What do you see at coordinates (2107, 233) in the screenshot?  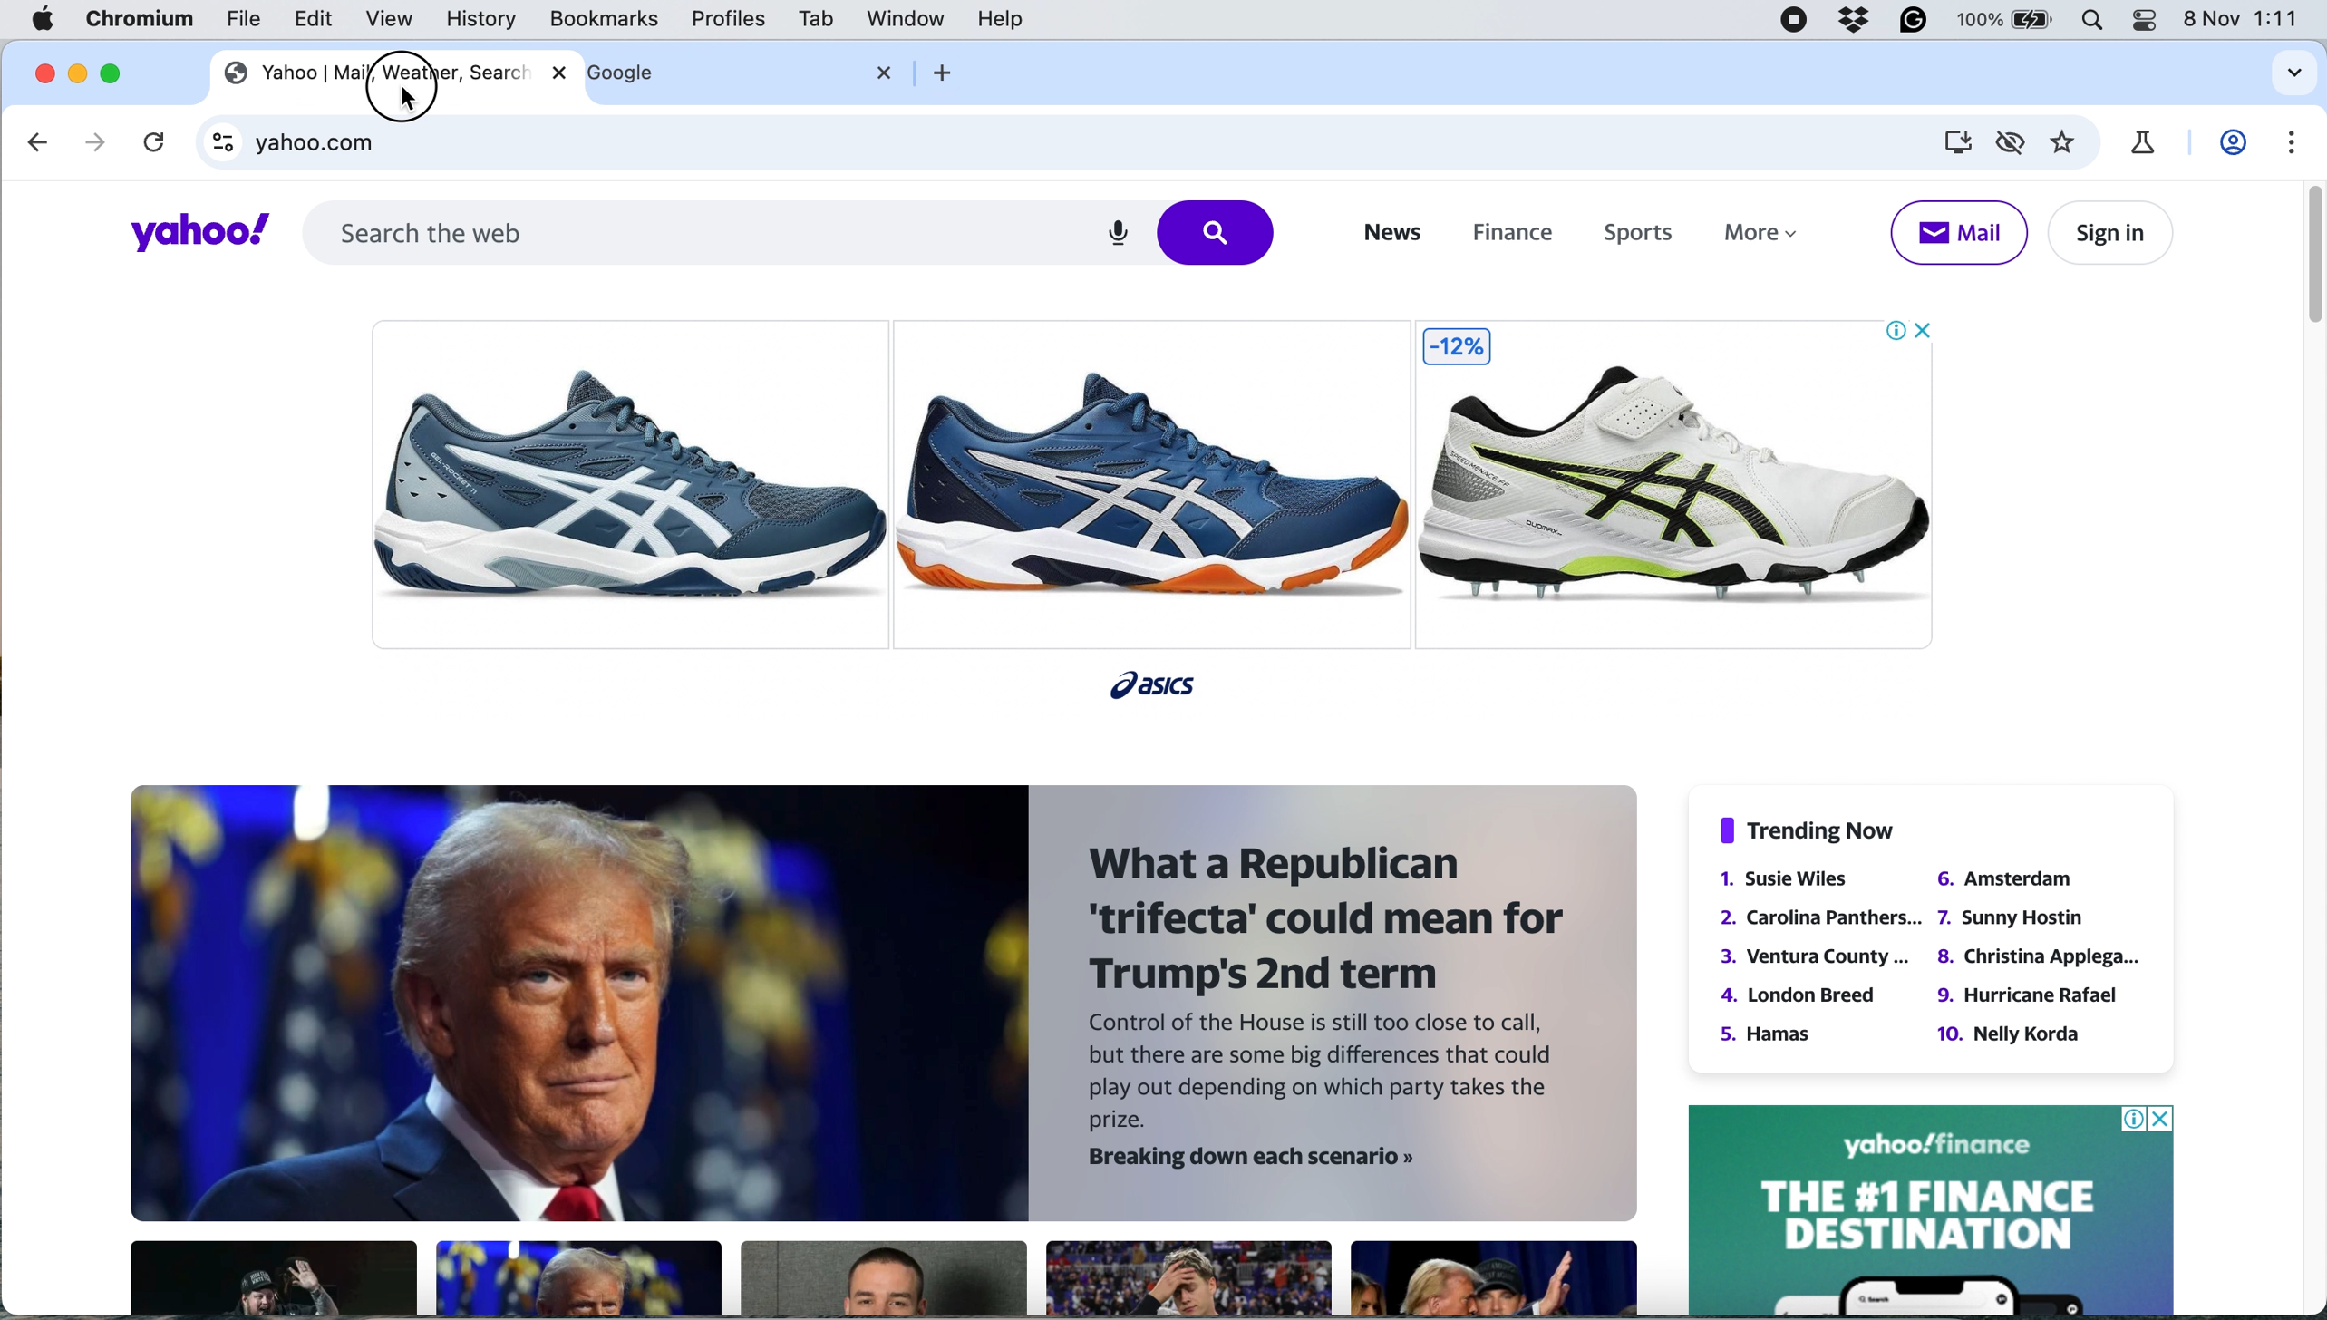 I see `sign in` at bounding box center [2107, 233].